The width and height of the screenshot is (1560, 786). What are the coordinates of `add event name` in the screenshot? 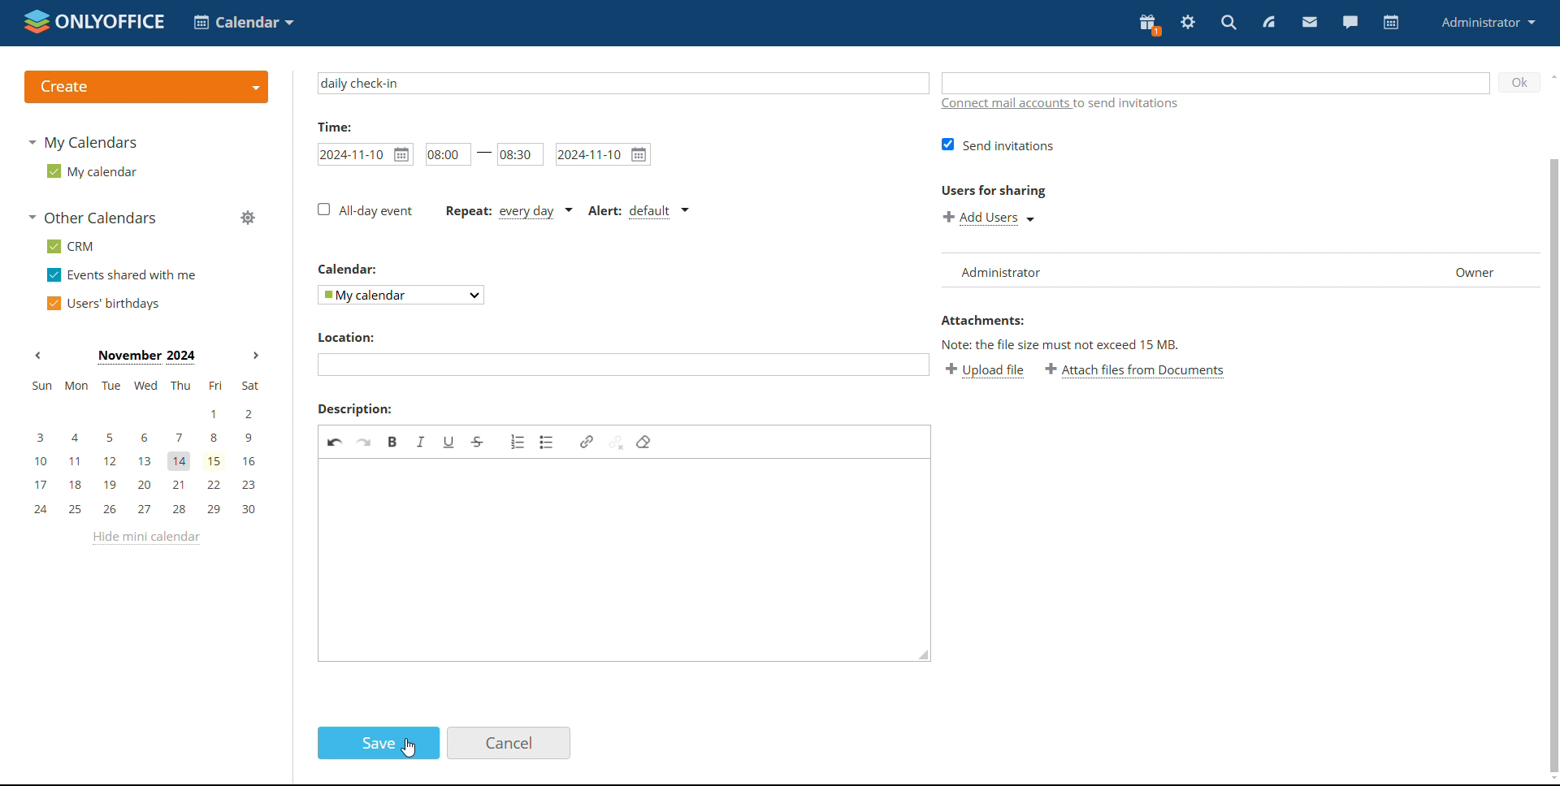 It's located at (622, 82).